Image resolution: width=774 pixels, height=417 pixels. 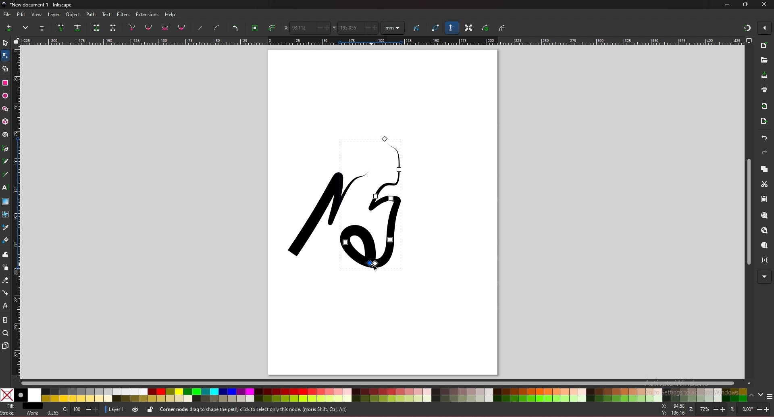 I want to click on snapping, so click(x=747, y=28).